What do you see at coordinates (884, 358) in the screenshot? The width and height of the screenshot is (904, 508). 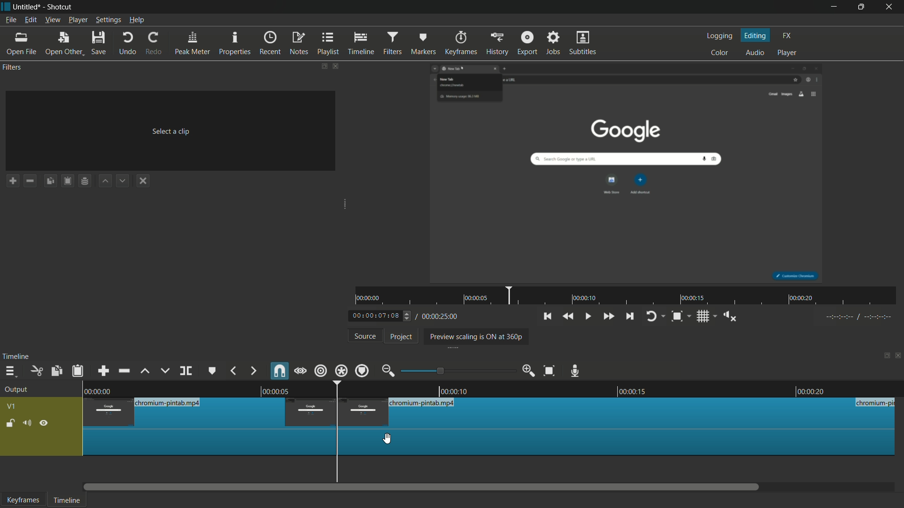 I see `change layout` at bounding box center [884, 358].